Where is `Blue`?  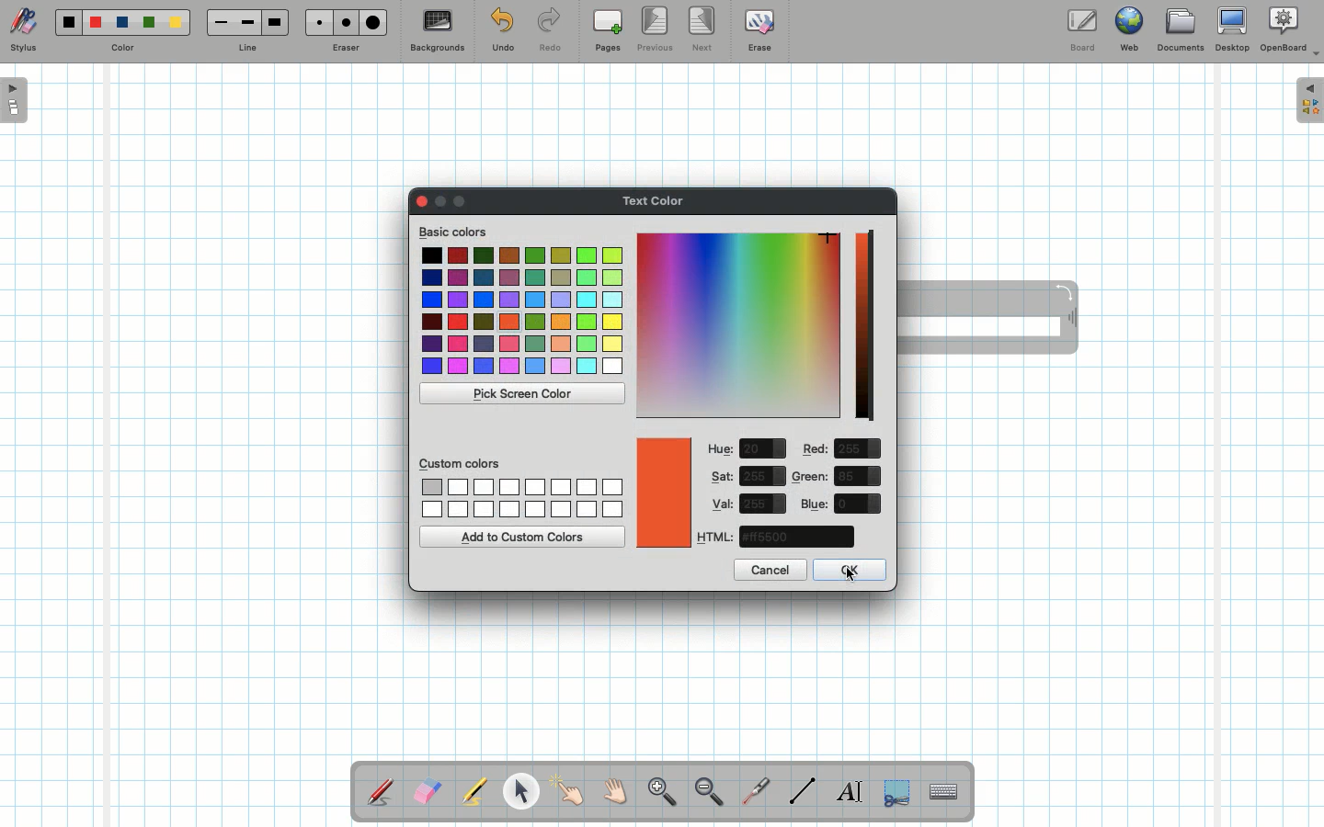
Blue is located at coordinates (815, 504).